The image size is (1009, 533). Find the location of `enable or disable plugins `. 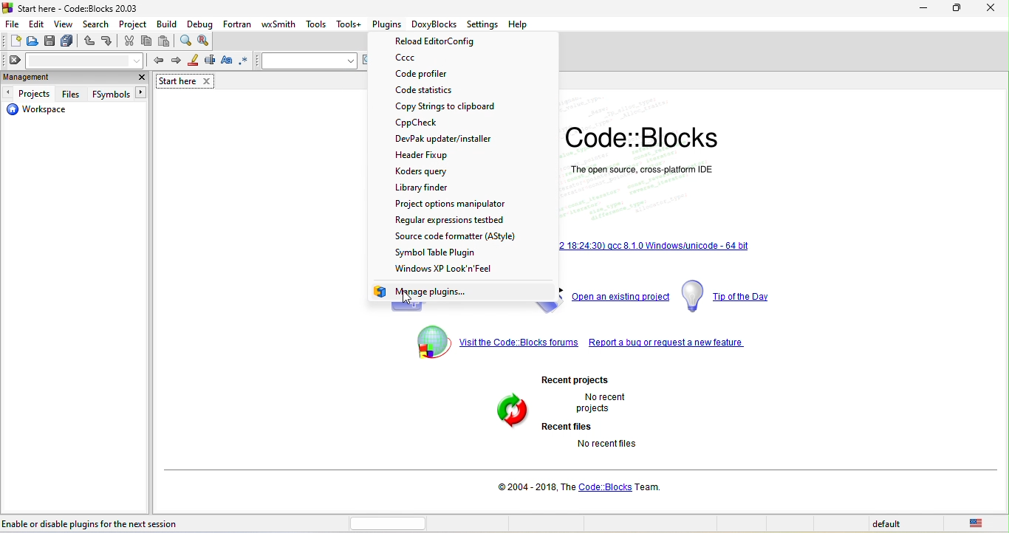

enable or disable plugins  is located at coordinates (92, 523).